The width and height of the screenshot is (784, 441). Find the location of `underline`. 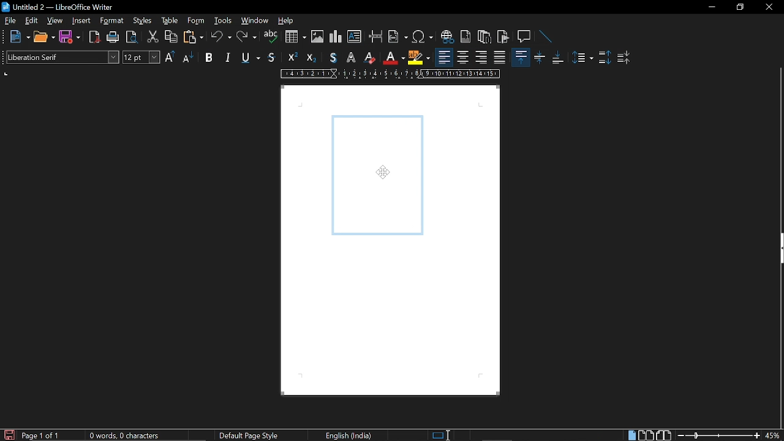

underline is located at coordinates (249, 58).